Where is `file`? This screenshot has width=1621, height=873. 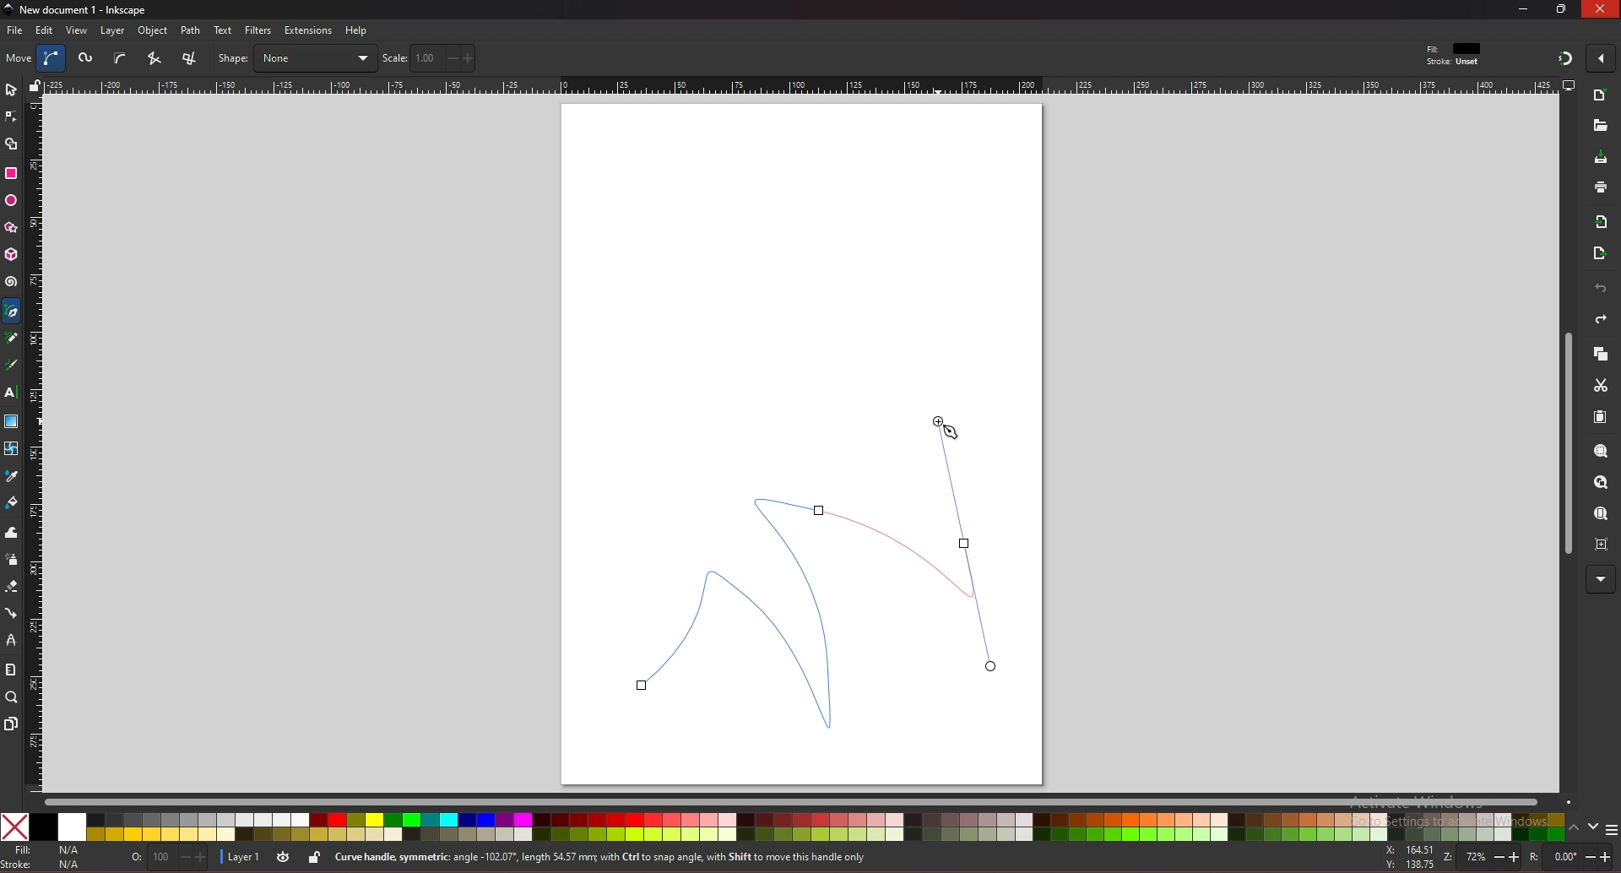
file is located at coordinates (14, 30).